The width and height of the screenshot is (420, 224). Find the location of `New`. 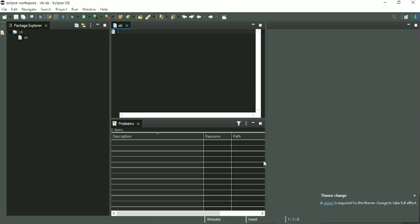

New is located at coordinates (6, 17).